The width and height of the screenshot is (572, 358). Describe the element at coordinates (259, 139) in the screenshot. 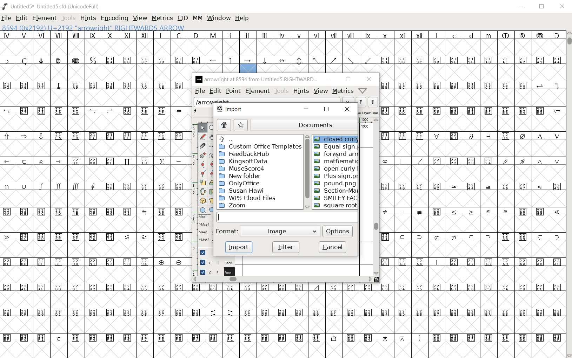

I see `up directories` at that location.